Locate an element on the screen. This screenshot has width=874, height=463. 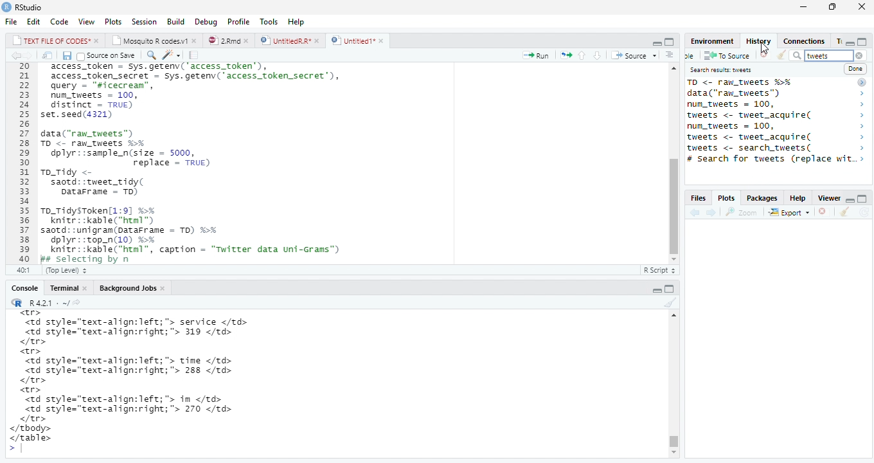
D | UntitledR.R* is located at coordinates (288, 41).